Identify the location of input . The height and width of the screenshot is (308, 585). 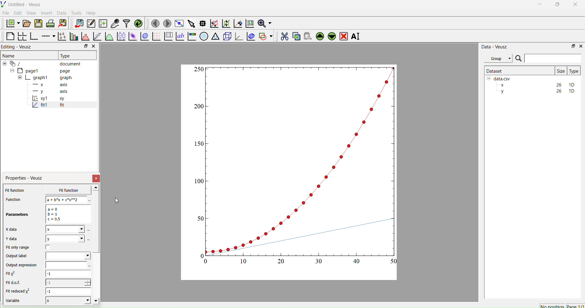
(65, 265).